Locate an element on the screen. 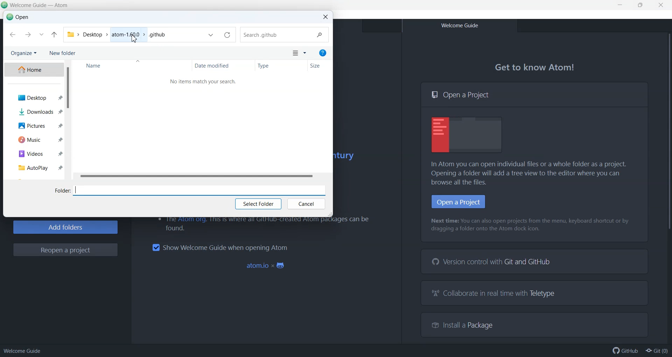  Home is located at coordinates (33, 70).